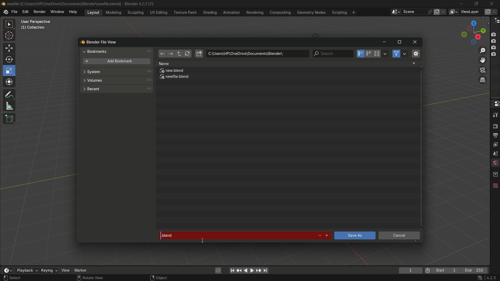 This screenshot has width=500, height=281. I want to click on newfile.blend file, so click(175, 78).